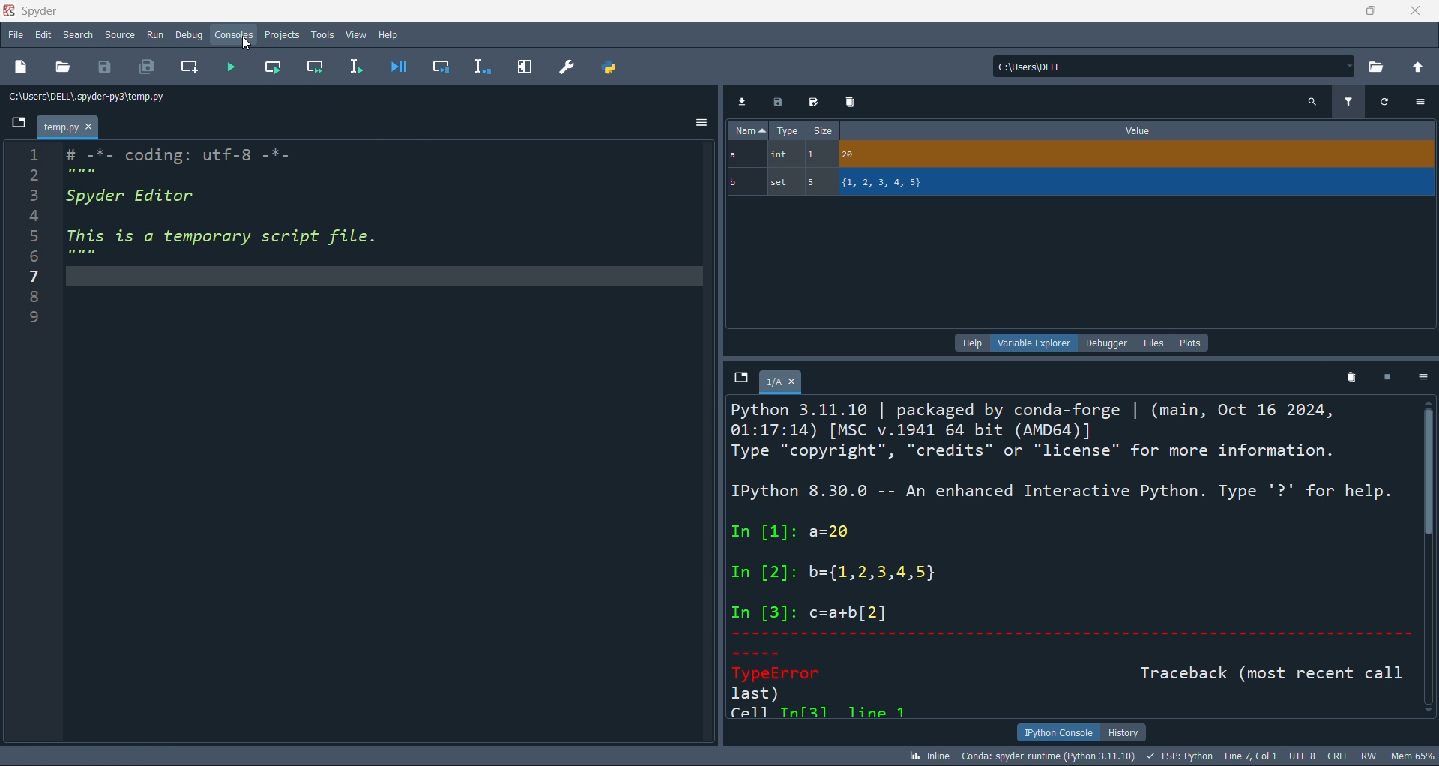 Image resolution: width=1439 pixels, height=766 pixels. What do you see at coordinates (696, 124) in the screenshot?
I see `more options` at bounding box center [696, 124].